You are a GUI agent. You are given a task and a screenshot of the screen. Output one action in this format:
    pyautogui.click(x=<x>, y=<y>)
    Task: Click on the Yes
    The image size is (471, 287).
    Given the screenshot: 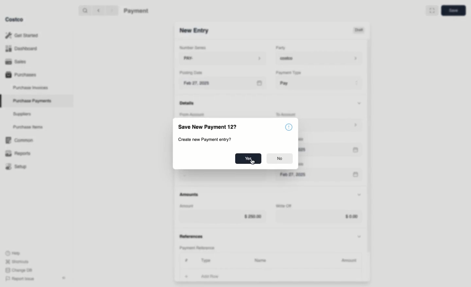 What is the action you would take?
    pyautogui.click(x=248, y=158)
    